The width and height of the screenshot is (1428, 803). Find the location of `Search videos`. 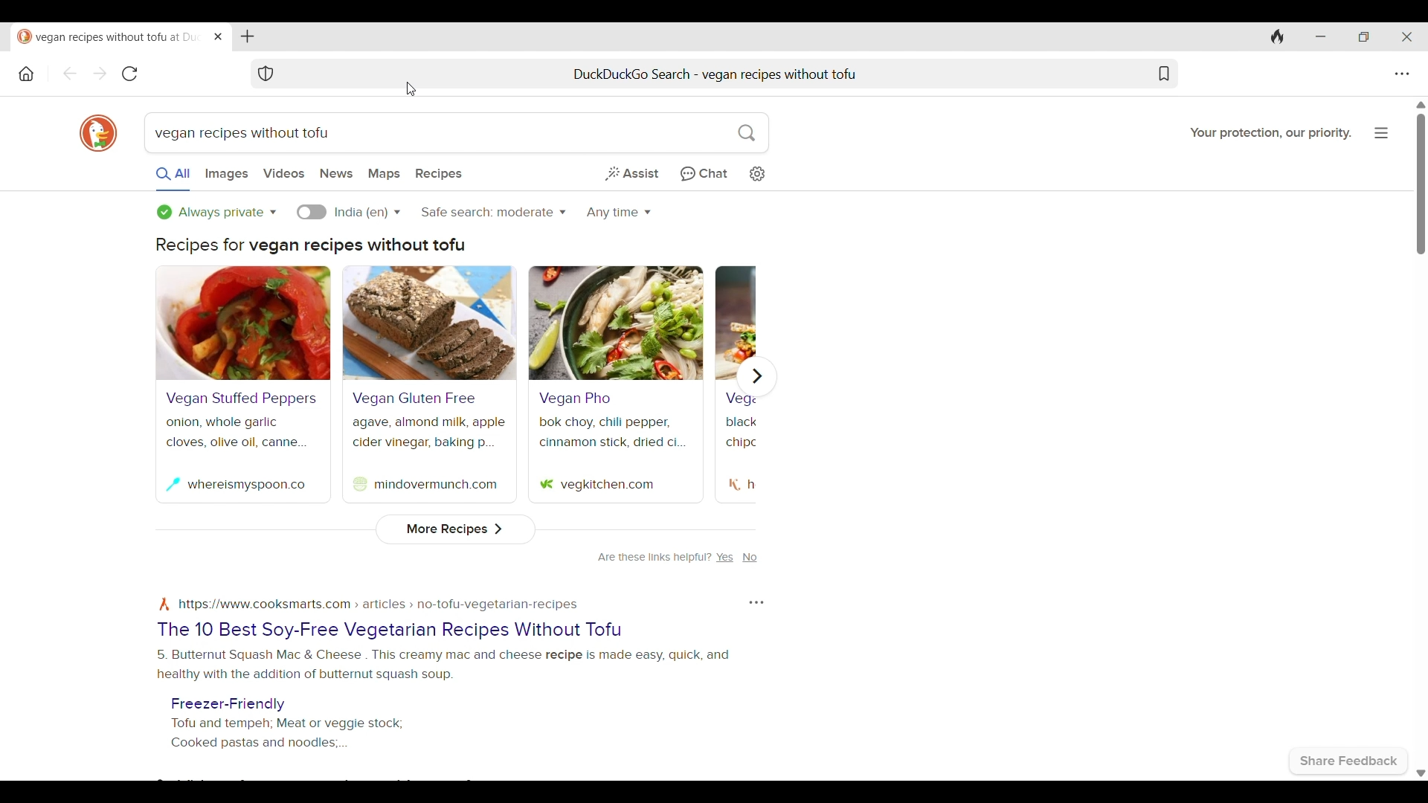

Search videos is located at coordinates (284, 173).